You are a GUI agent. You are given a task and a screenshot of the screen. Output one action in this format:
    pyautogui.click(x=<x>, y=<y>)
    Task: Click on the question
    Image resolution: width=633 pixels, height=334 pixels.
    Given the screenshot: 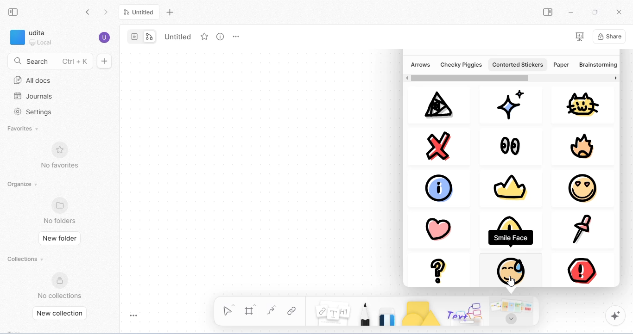 What is the action you would take?
    pyautogui.click(x=440, y=270)
    